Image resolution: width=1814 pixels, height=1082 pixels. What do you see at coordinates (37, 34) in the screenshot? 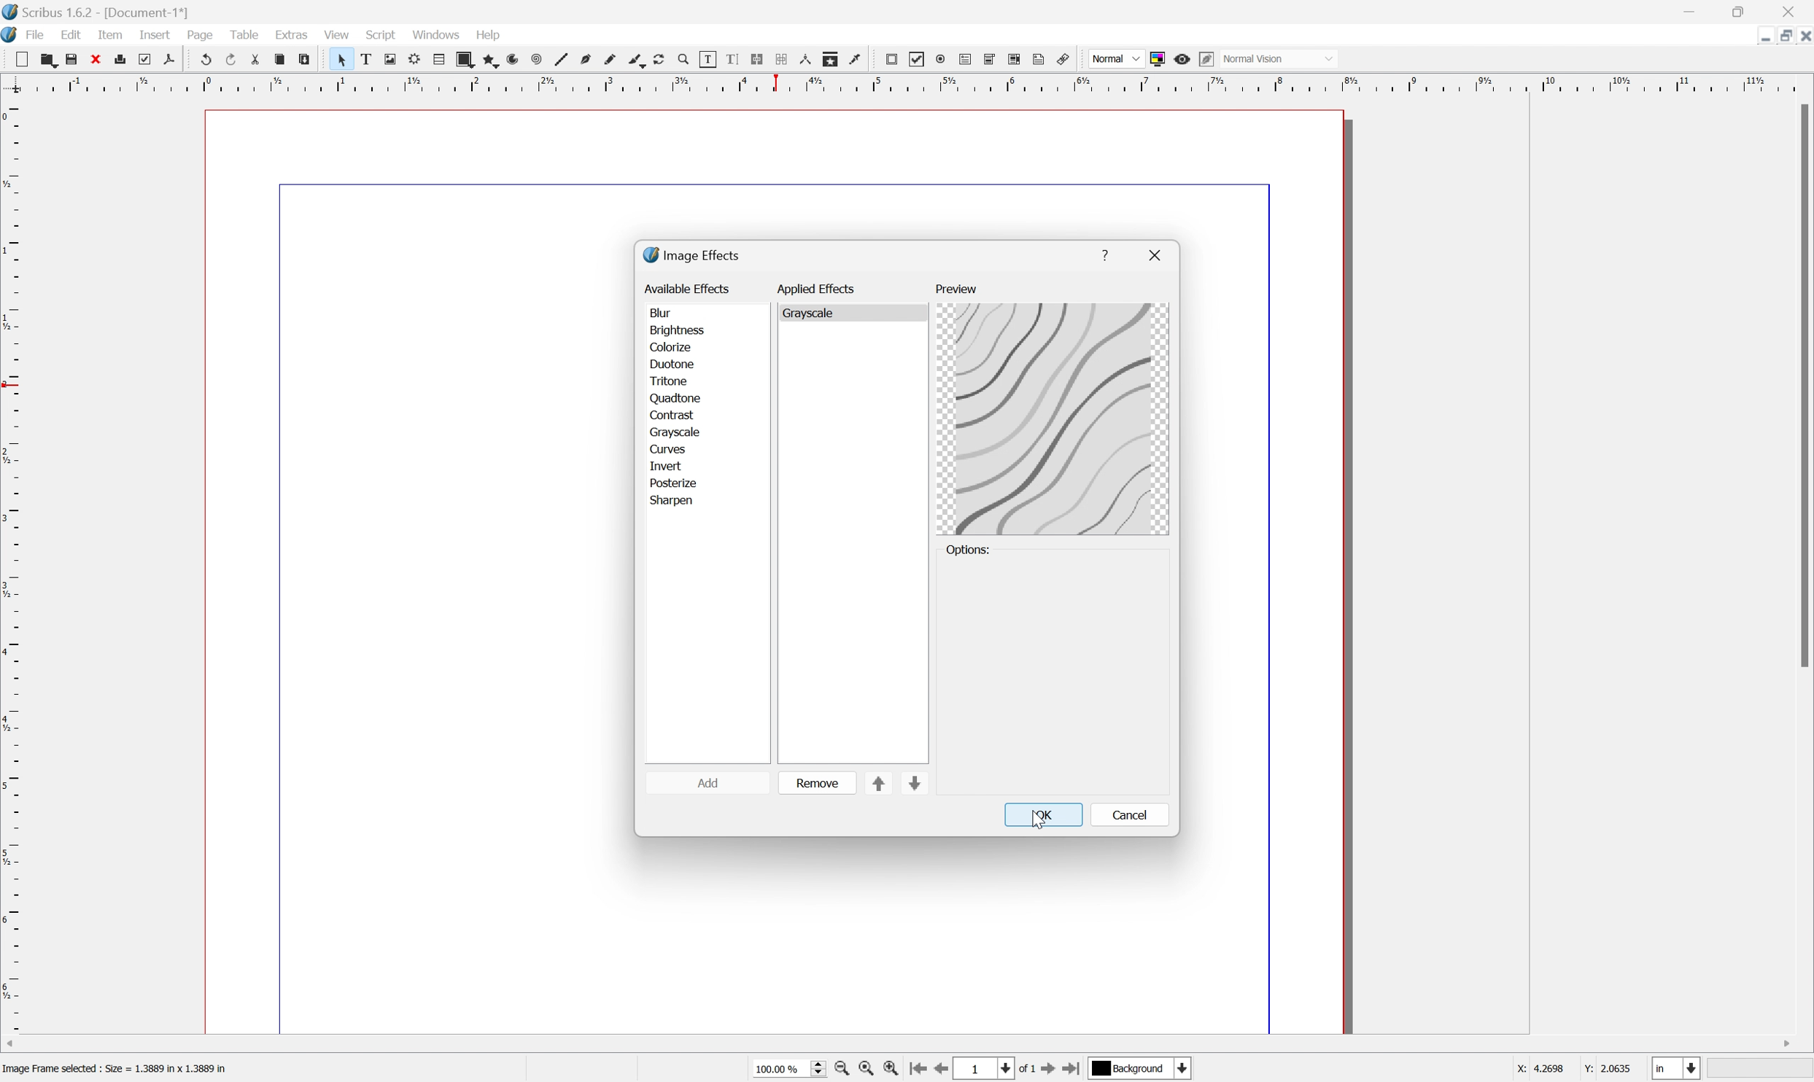
I see `File` at bounding box center [37, 34].